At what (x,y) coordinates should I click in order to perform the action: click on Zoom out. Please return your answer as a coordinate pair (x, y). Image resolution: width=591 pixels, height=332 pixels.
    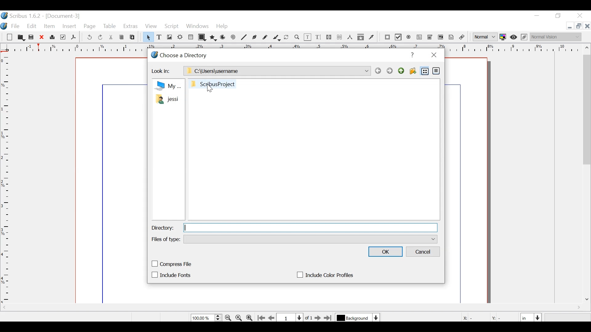
    Looking at the image, I should click on (229, 318).